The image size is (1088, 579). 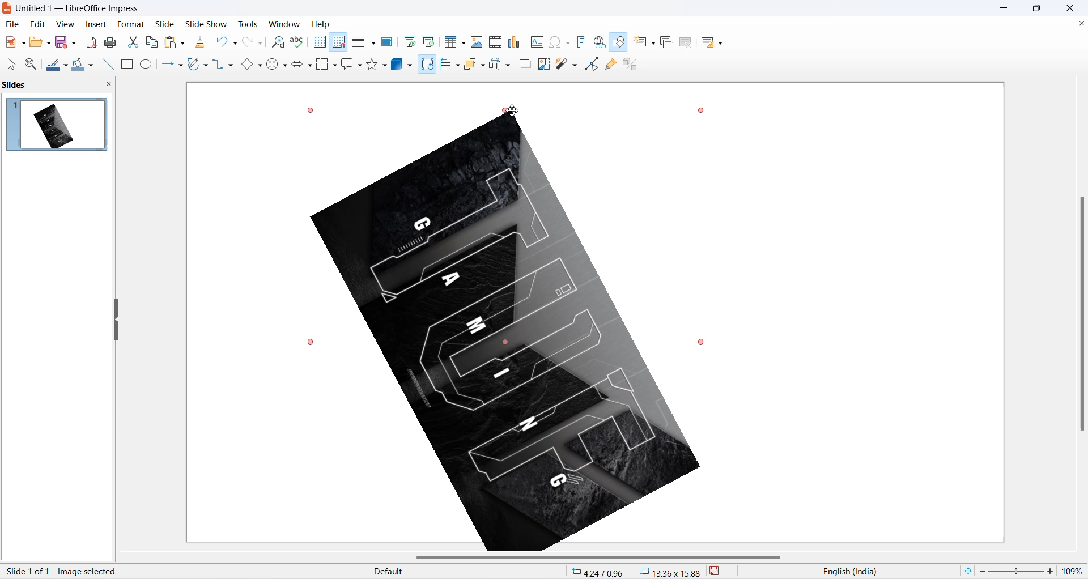 What do you see at coordinates (484, 66) in the screenshot?
I see `arrange options` at bounding box center [484, 66].